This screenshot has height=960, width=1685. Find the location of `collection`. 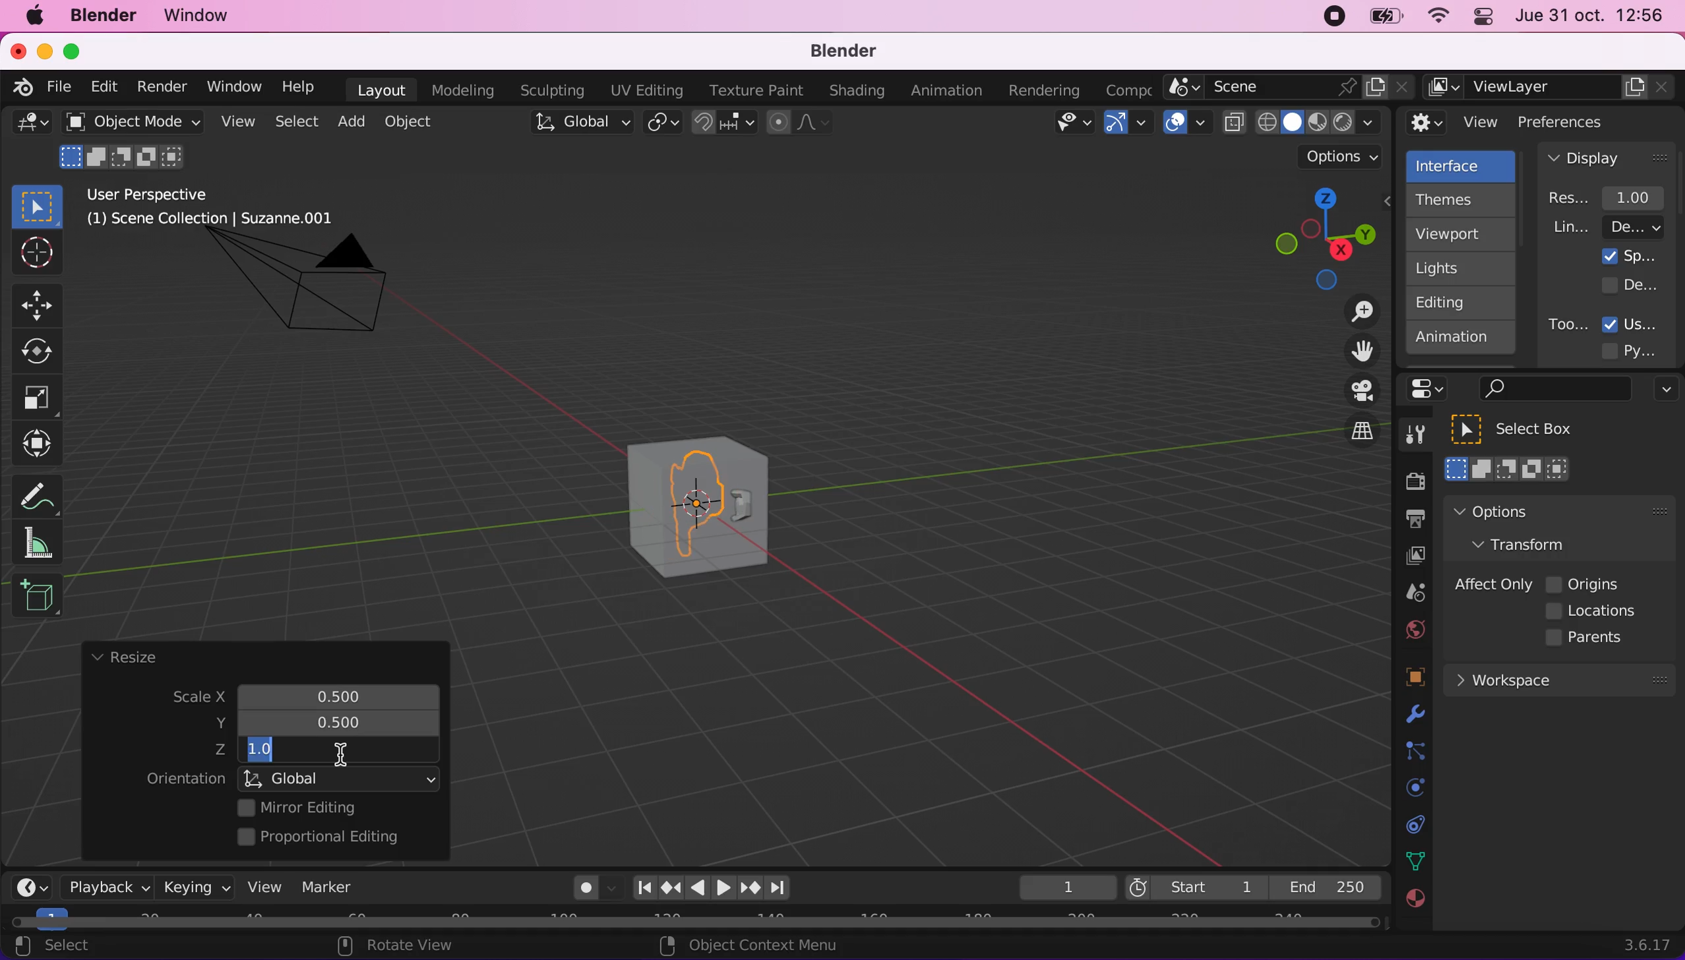

collection is located at coordinates (1412, 825).